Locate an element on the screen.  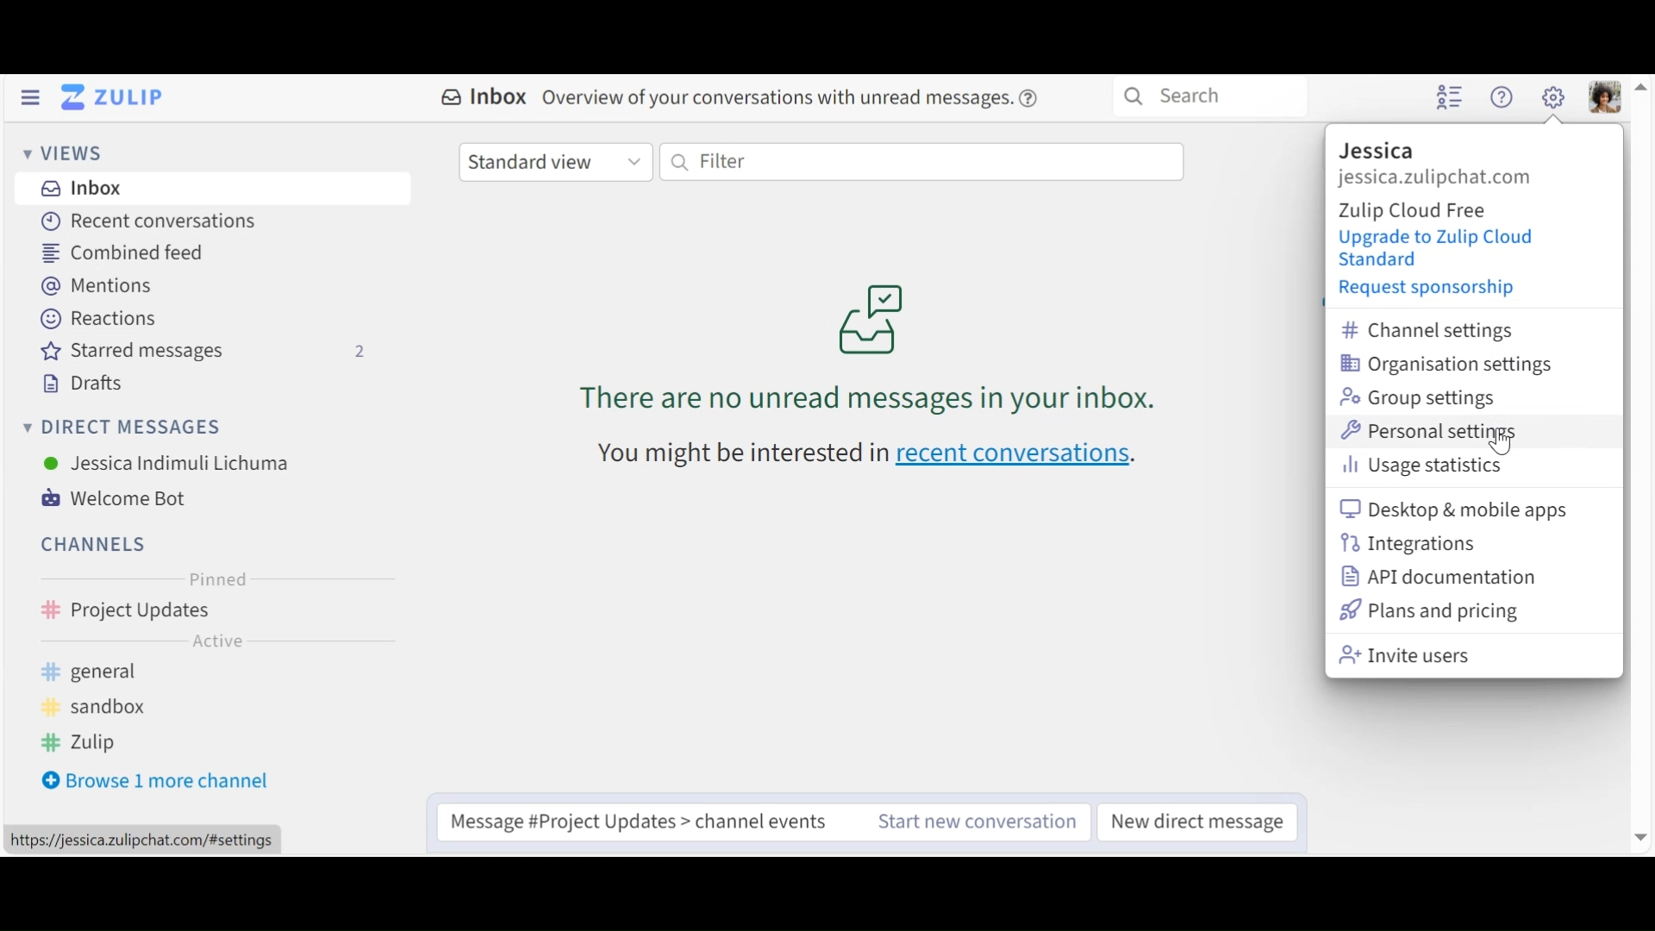
Starred messages is located at coordinates (209, 353).